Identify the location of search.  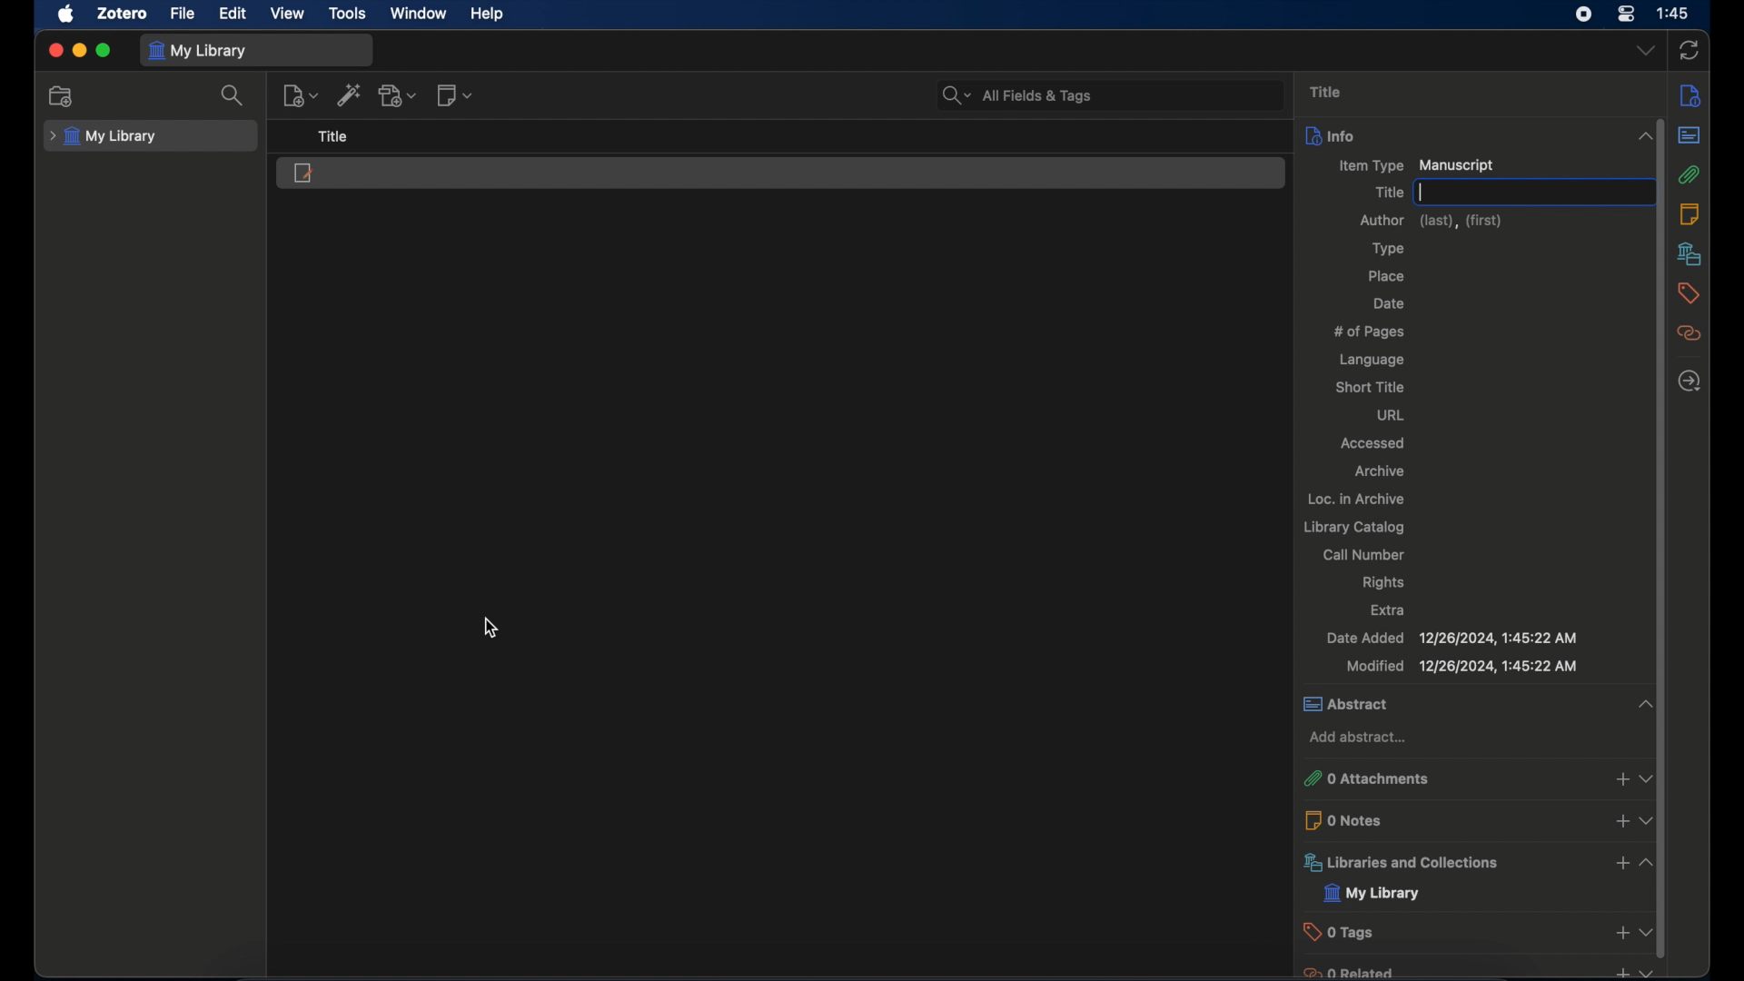
(233, 94).